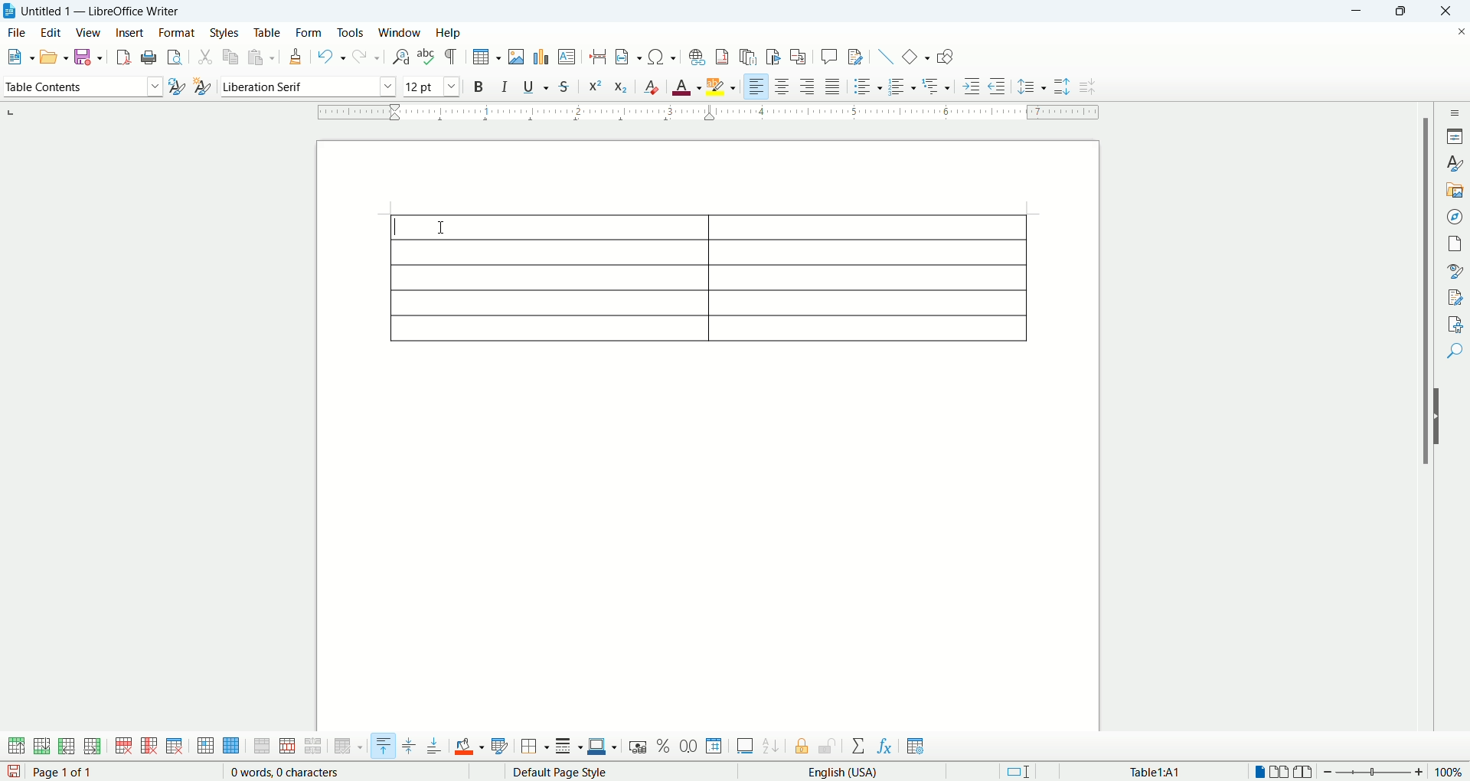  What do you see at coordinates (1455, 324) in the screenshot?
I see `accessibility check` at bounding box center [1455, 324].